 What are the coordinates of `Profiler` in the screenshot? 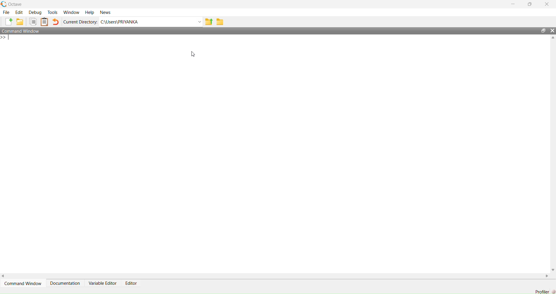 It's located at (544, 291).